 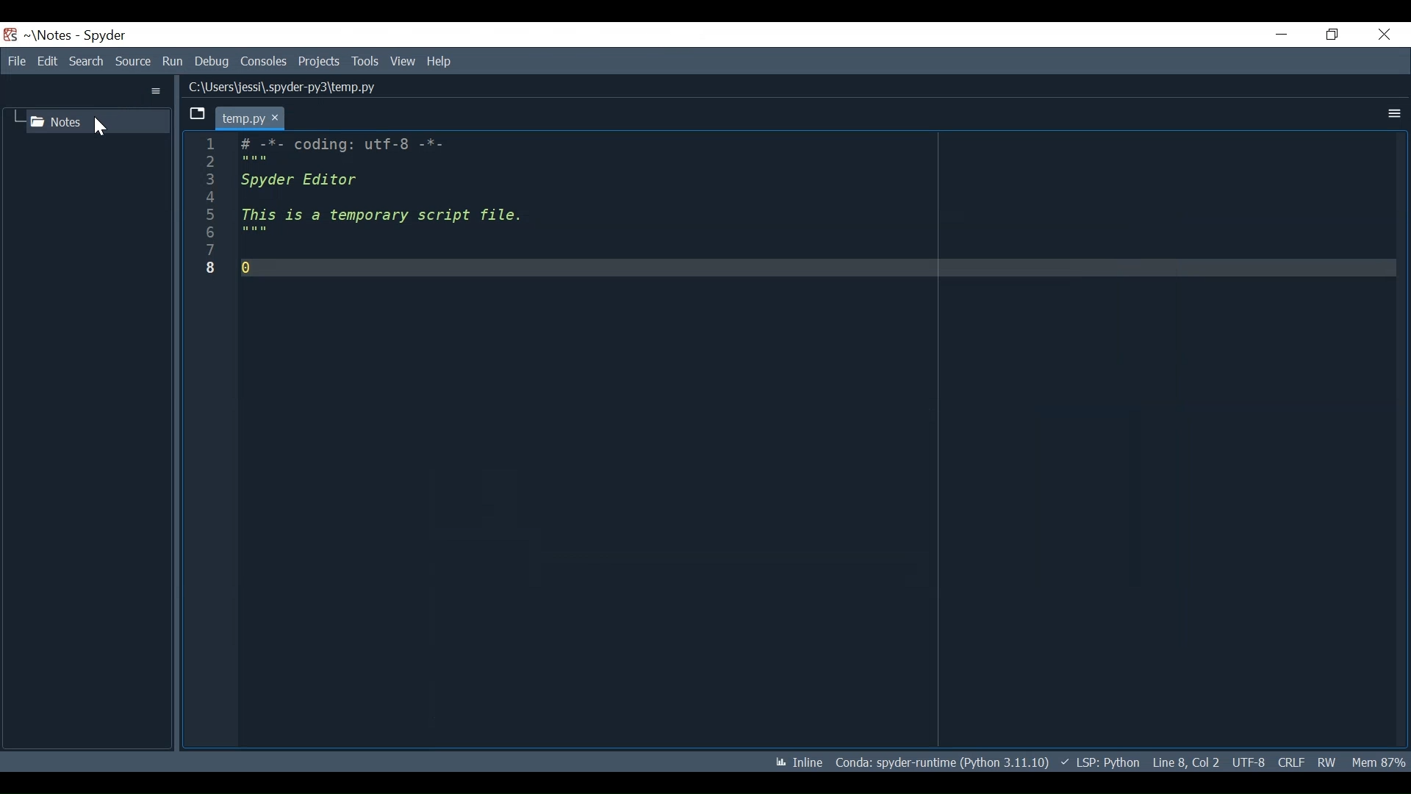 What do you see at coordinates (195, 115) in the screenshot?
I see `Browse Tab` at bounding box center [195, 115].